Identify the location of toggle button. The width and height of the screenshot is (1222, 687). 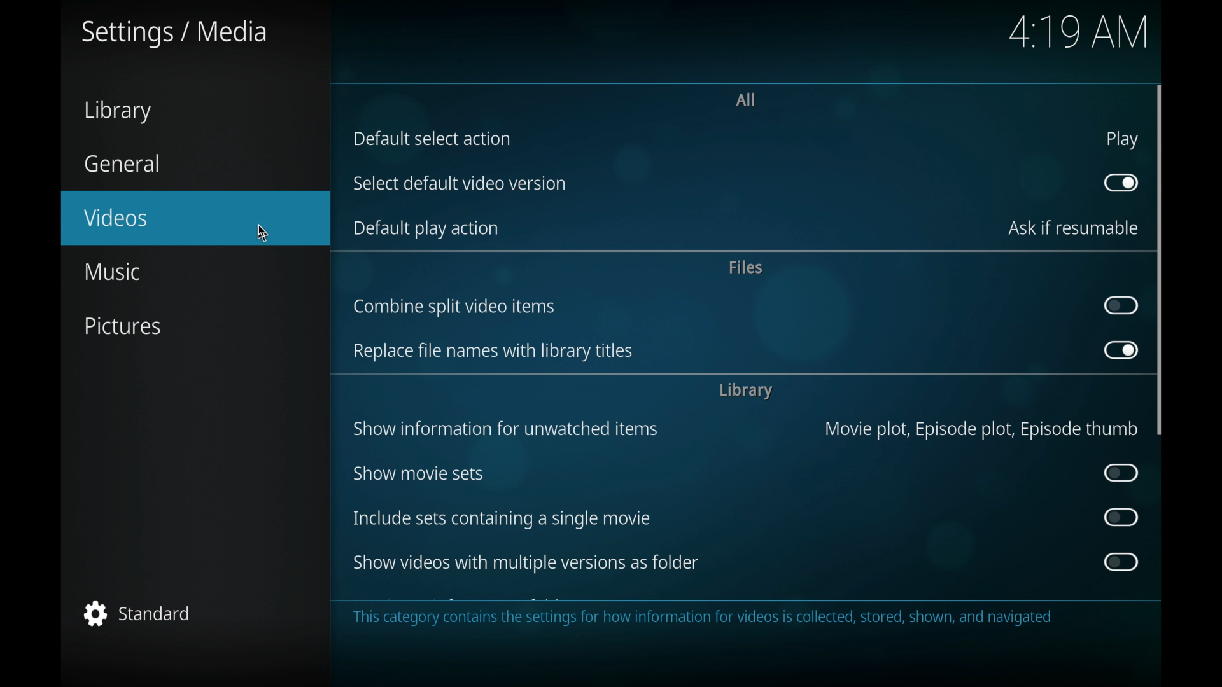
(1120, 562).